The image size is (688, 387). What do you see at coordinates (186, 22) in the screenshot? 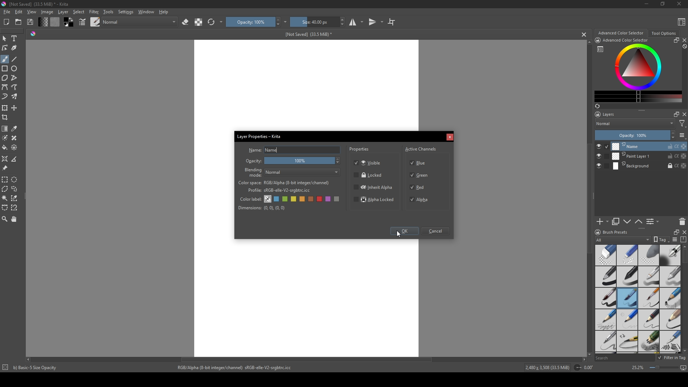
I see `erase` at bounding box center [186, 22].